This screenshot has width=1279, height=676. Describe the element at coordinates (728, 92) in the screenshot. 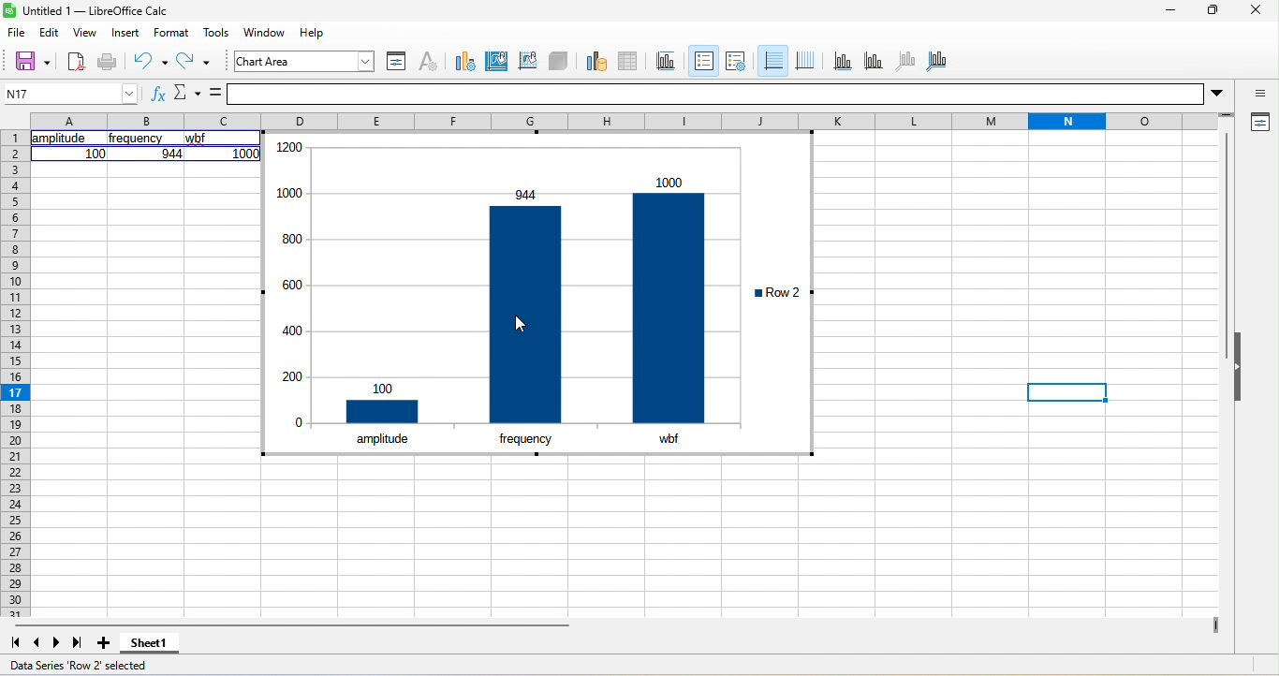

I see `formula bar` at that location.